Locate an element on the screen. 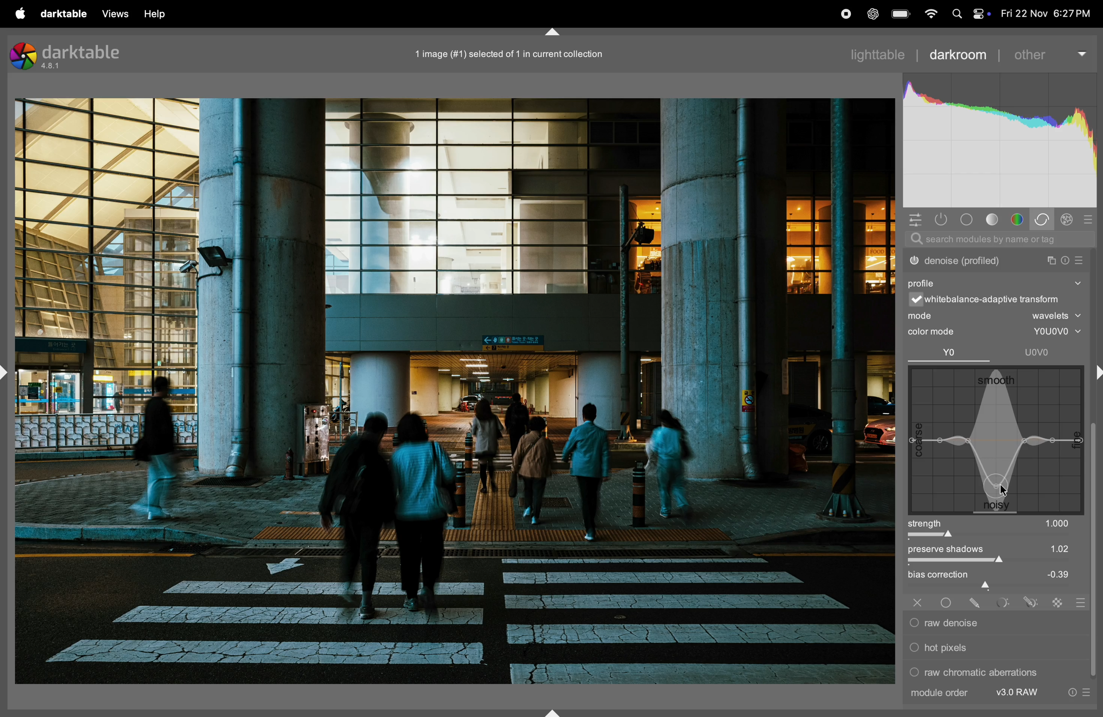 The width and height of the screenshot is (1103, 717). shift+ctrl+t is located at coordinates (552, 32).